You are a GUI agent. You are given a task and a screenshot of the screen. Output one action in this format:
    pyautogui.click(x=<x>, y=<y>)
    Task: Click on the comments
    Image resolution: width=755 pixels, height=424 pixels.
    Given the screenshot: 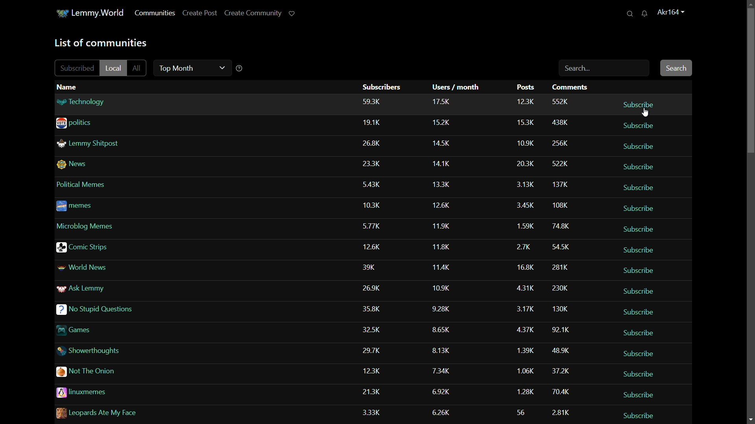 What is the action you would take?
    pyautogui.click(x=556, y=287)
    